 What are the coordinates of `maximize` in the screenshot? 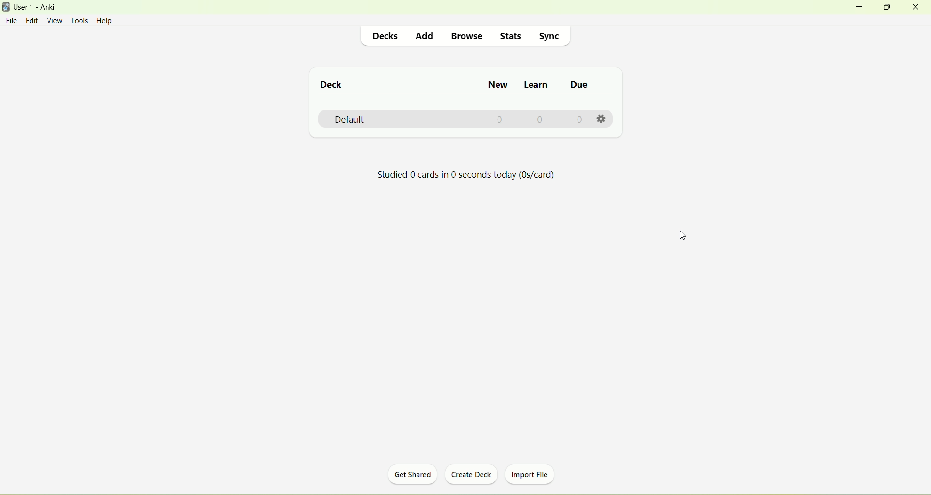 It's located at (889, 7).